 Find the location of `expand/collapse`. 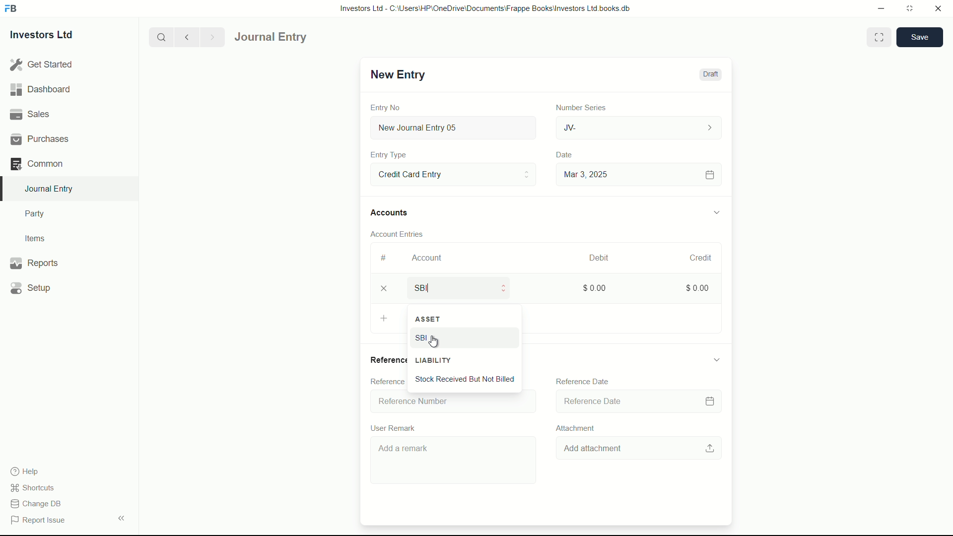

expand/collapse is located at coordinates (716, 359).